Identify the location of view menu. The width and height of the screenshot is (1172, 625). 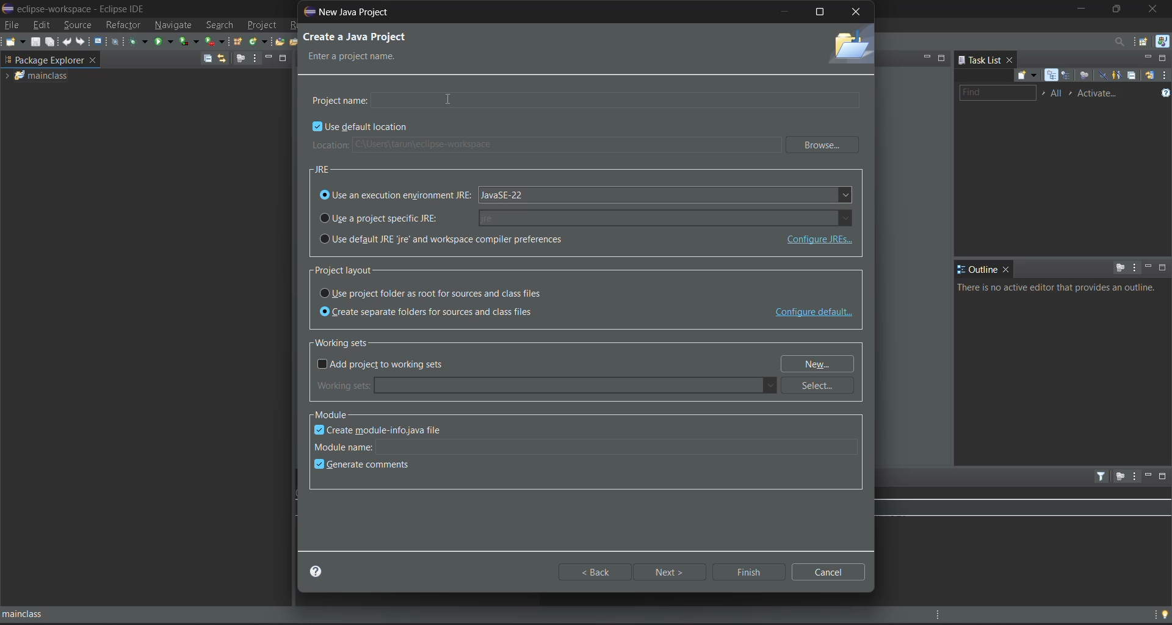
(1134, 477).